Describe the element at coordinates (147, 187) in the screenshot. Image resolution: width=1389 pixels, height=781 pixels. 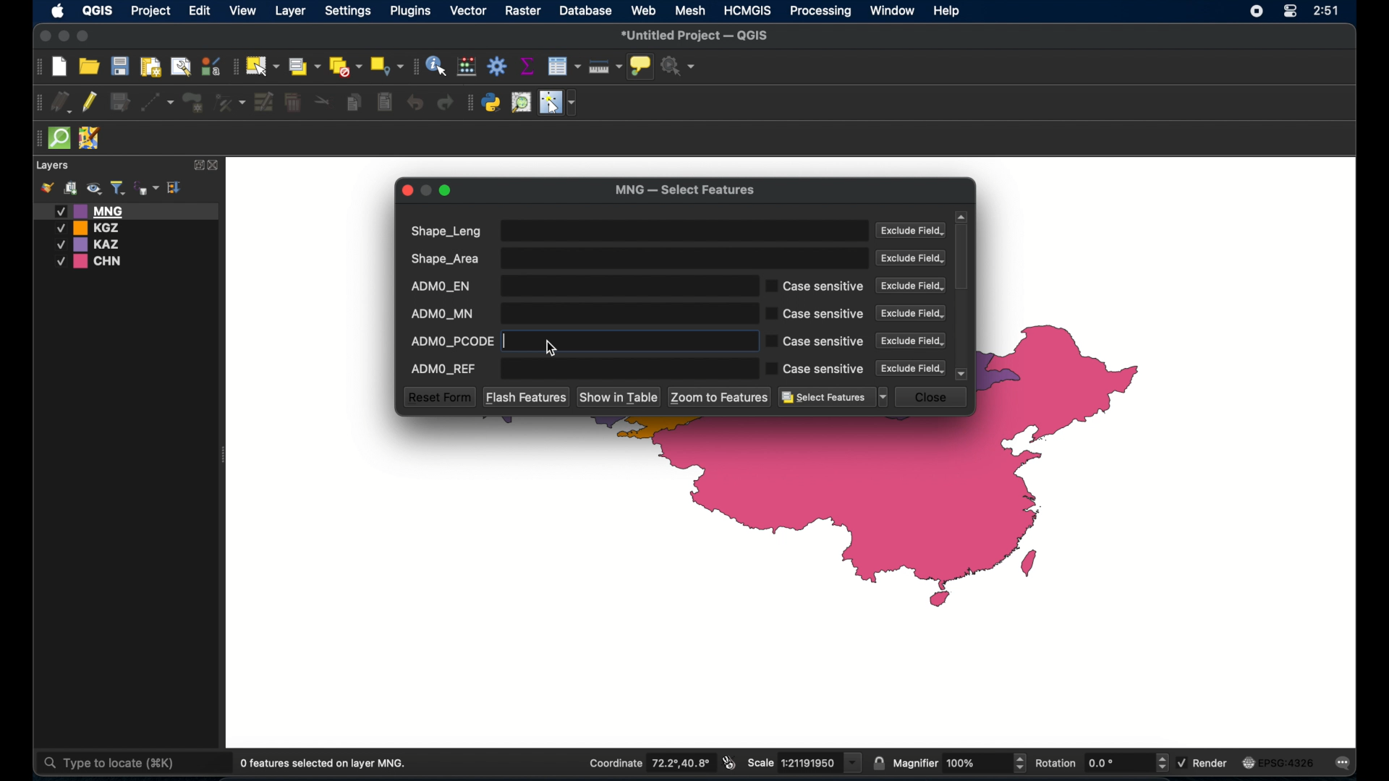
I see `filter legend by expression` at that location.